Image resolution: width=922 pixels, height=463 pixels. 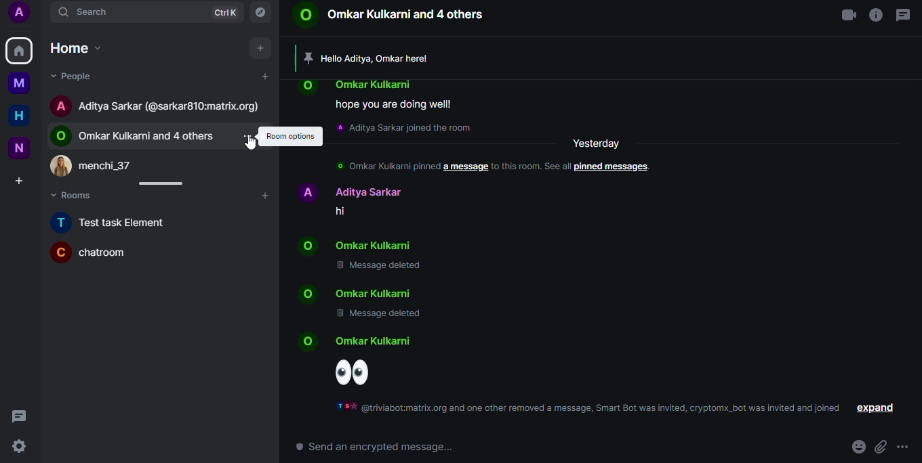 I want to click on room options, so click(x=251, y=137).